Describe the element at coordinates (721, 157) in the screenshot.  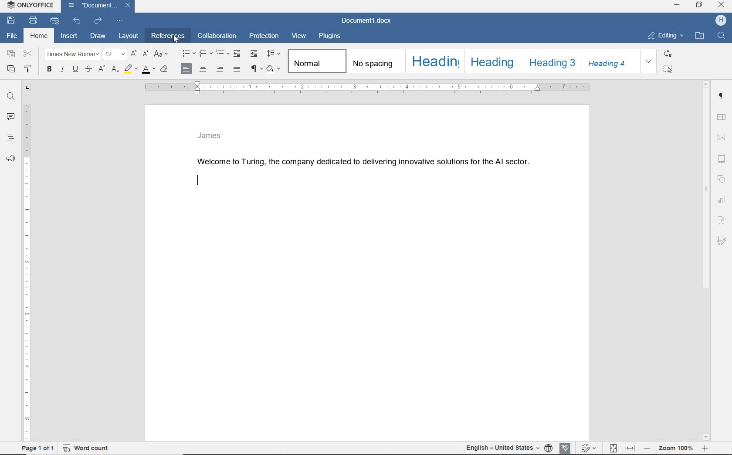
I see `header & footer` at that location.